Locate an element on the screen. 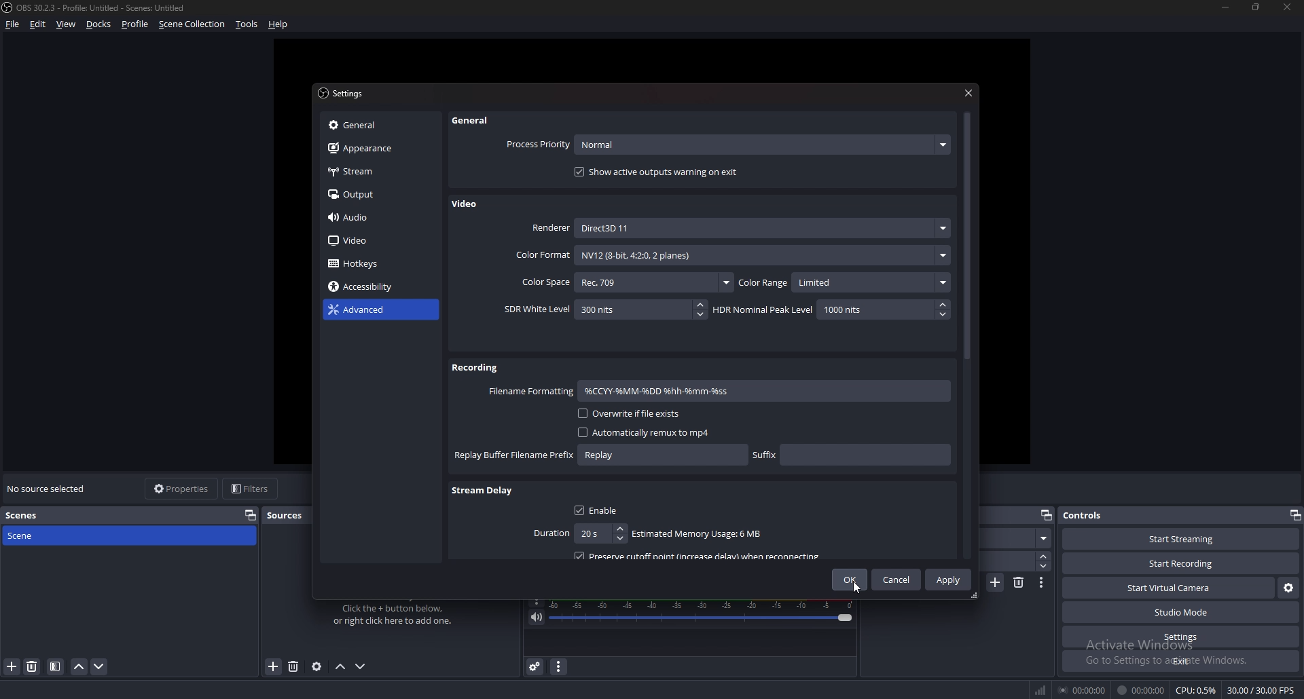  Appearance is located at coordinates (374, 148).